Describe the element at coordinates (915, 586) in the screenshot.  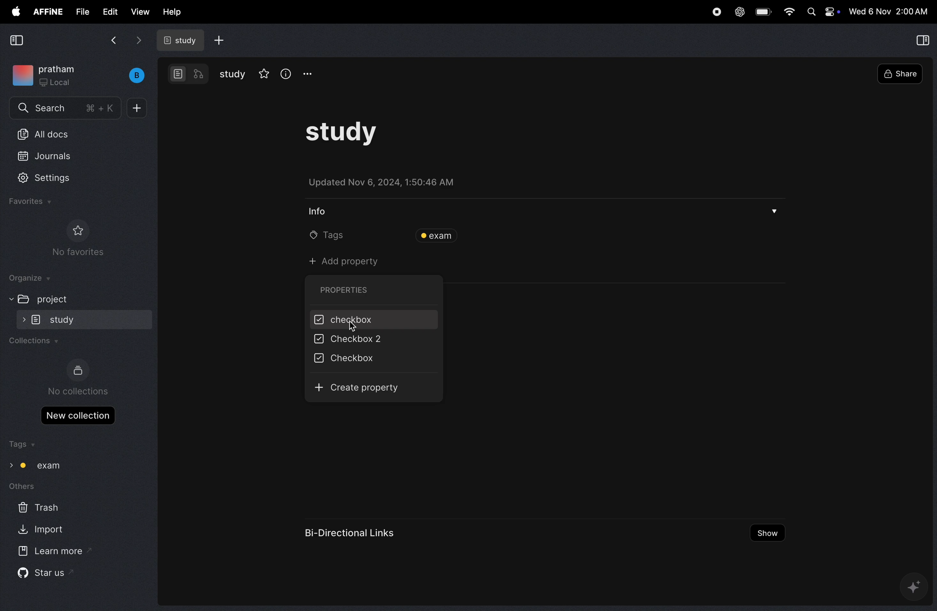
I see `gemini` at that location.